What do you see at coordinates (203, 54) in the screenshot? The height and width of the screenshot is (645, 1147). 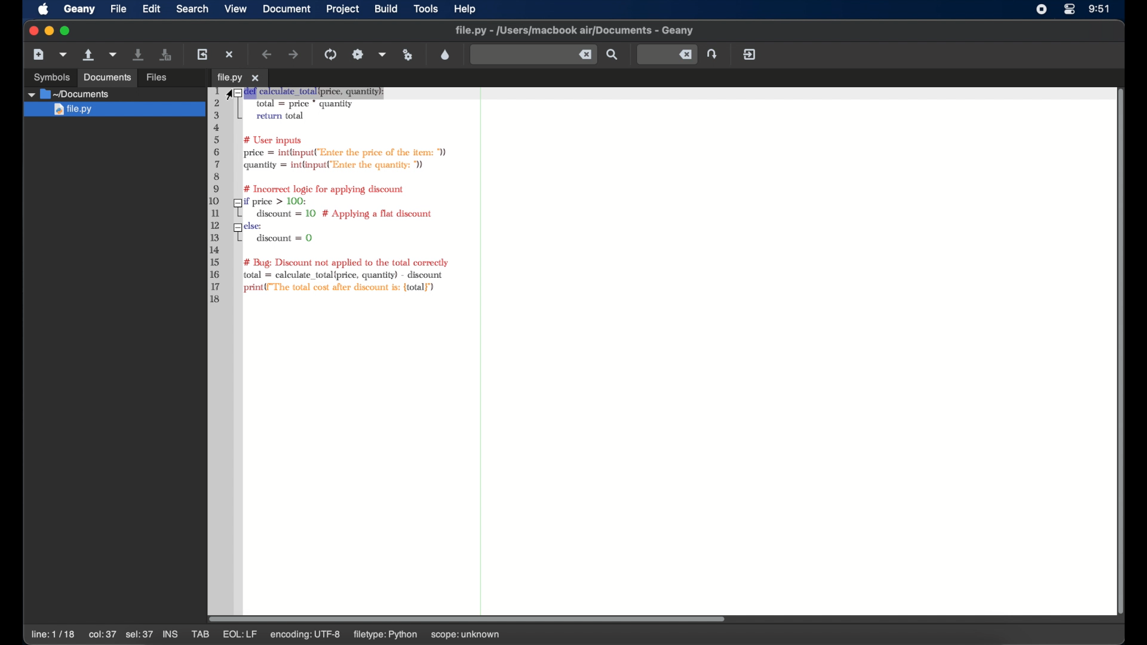 I see `reload current file from disk` at bounding box center [203, 54].